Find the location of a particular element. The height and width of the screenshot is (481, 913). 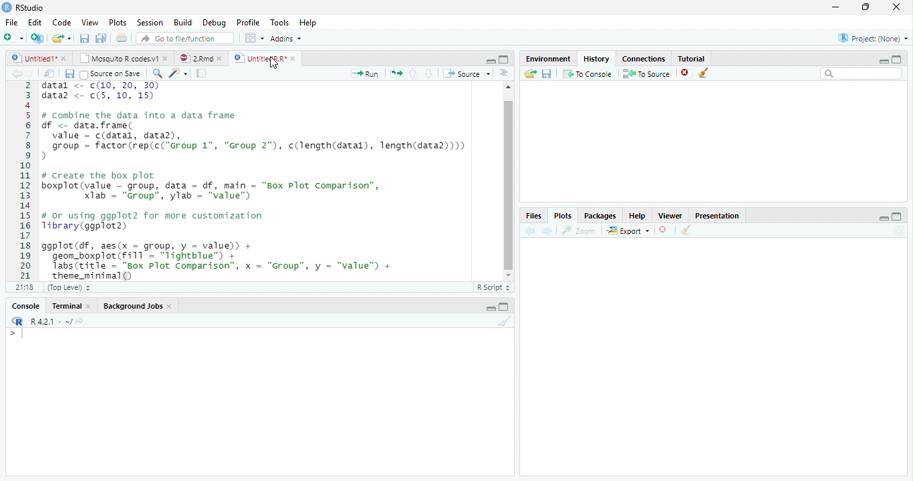

Compile Report is located at coordinates (202, 73).